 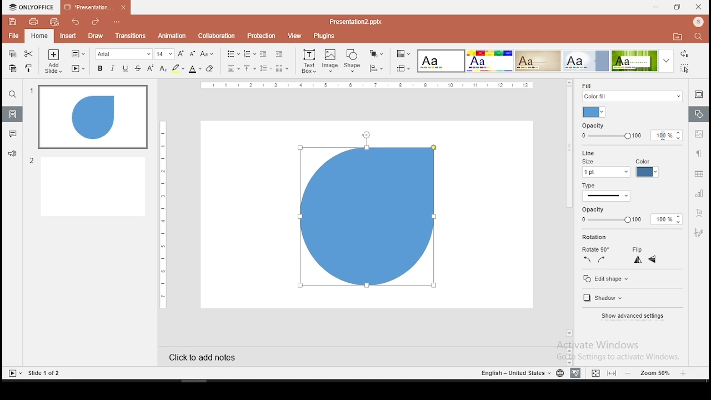 What do you see at coordinates (612, 373) in the screenshot?
I see `fit to slide` at bounding box center [612, 373].